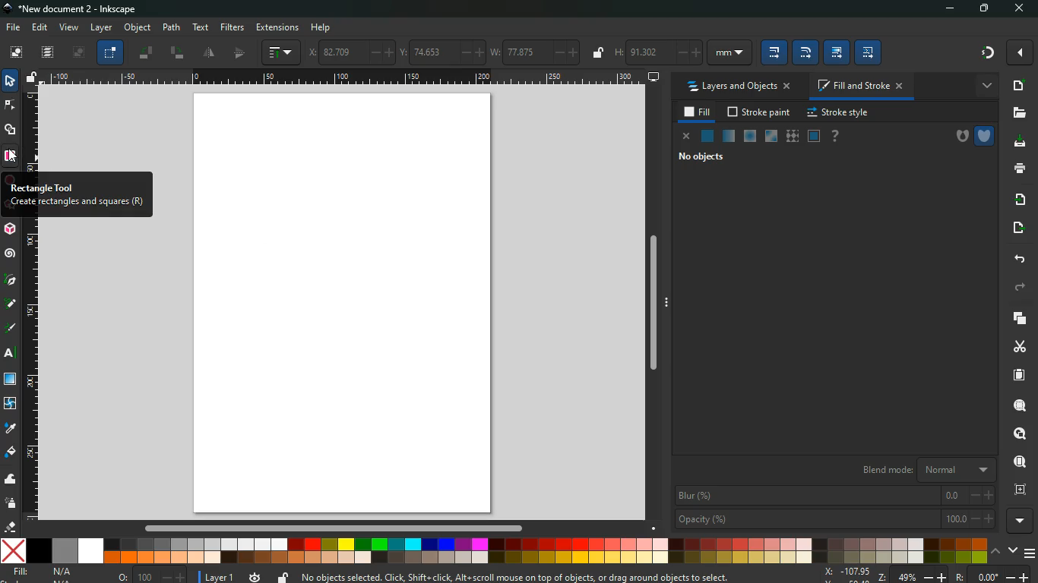  What do you see at coordinates (12, 156) in the screenshot?
I see `cursor` at bounding box center [12, 156].